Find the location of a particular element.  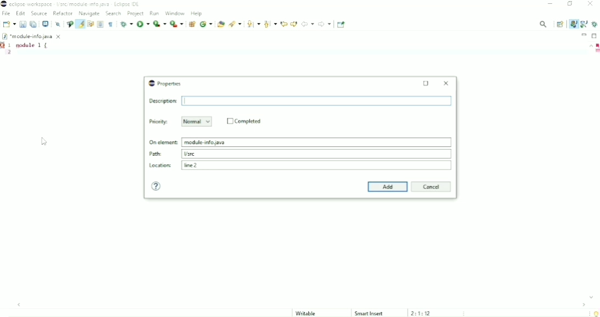

Toggle block selection mode is located at coordinates (101, 24).